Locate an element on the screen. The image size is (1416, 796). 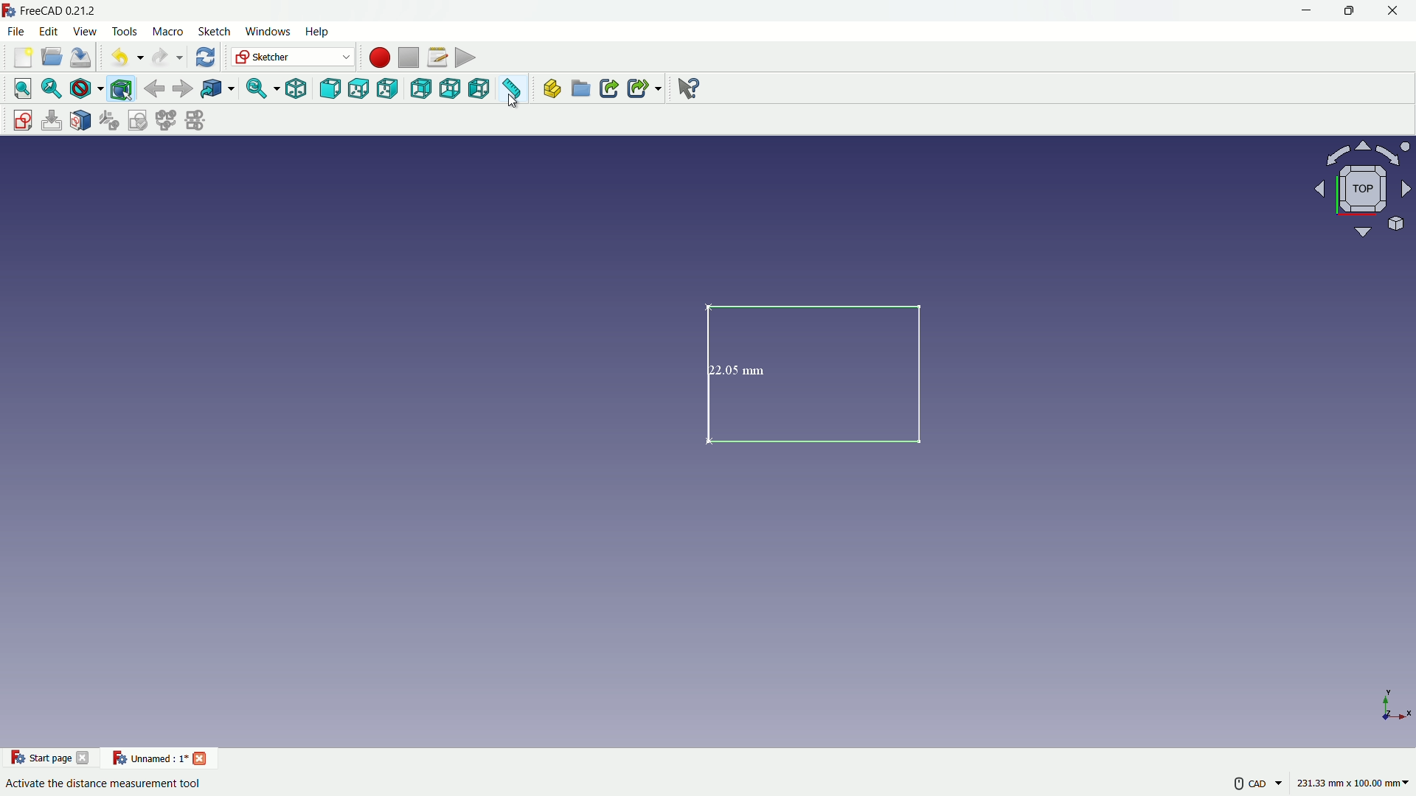
sync view is located at coordinates (257, 89).